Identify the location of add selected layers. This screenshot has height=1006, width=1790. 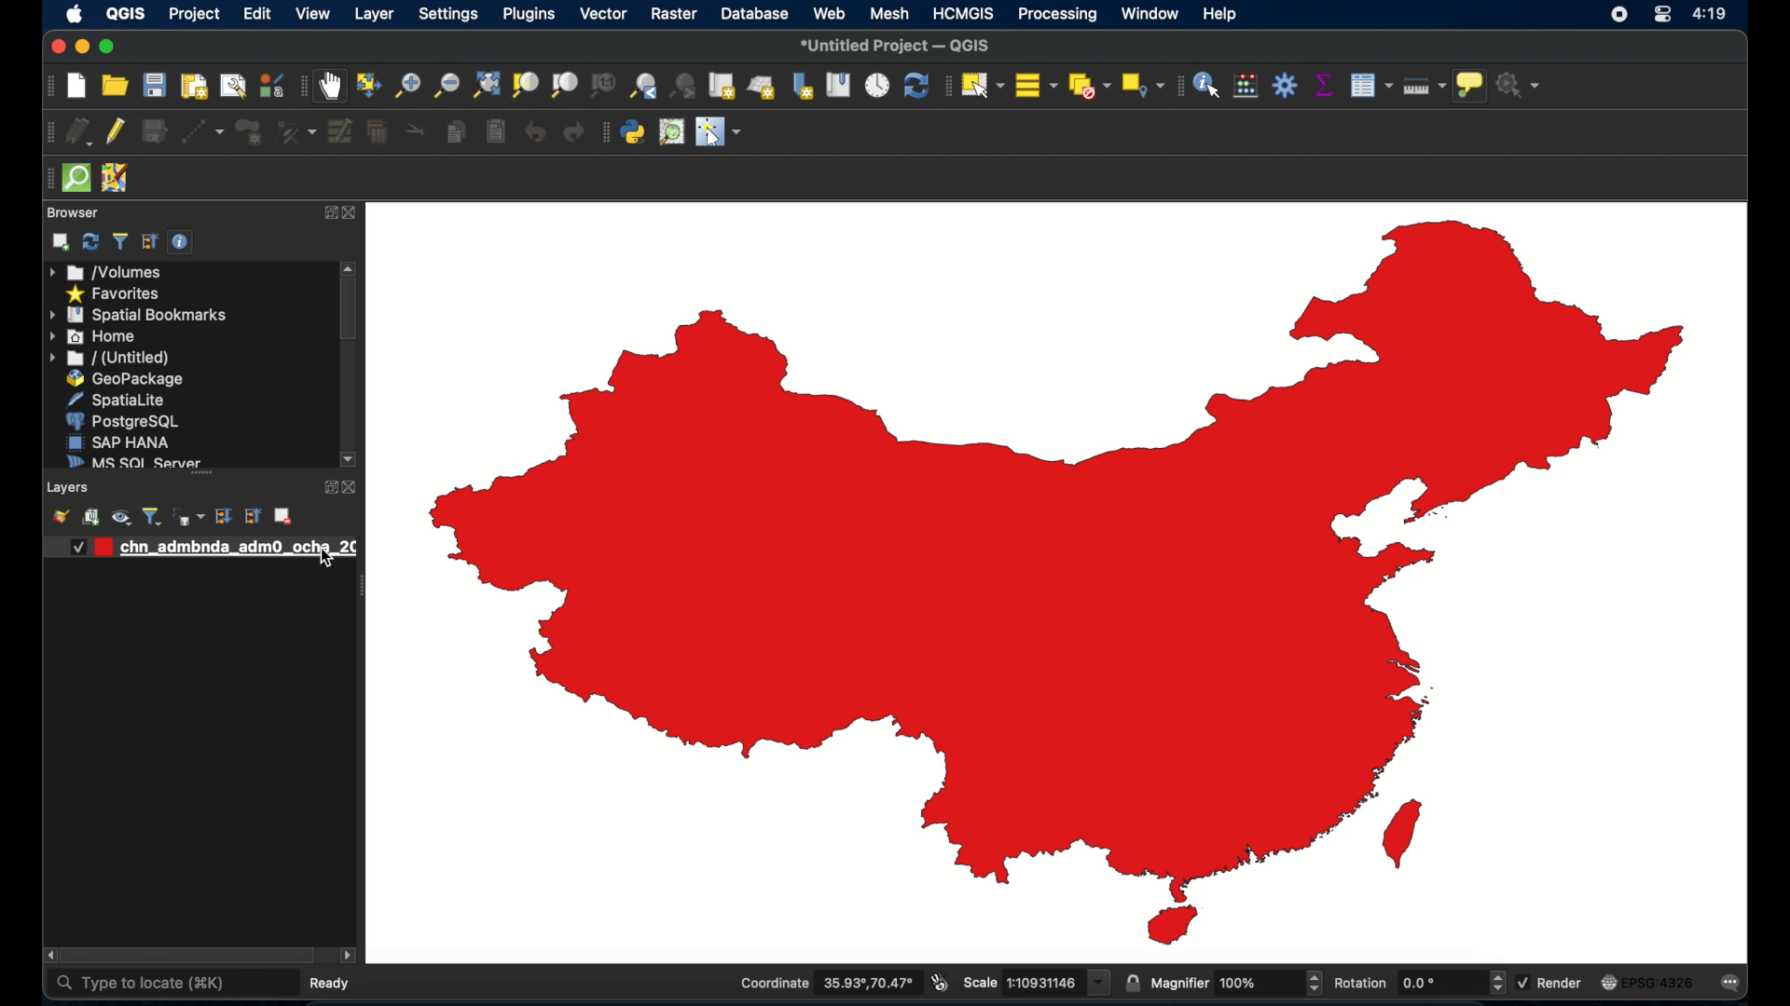
(61, 242).